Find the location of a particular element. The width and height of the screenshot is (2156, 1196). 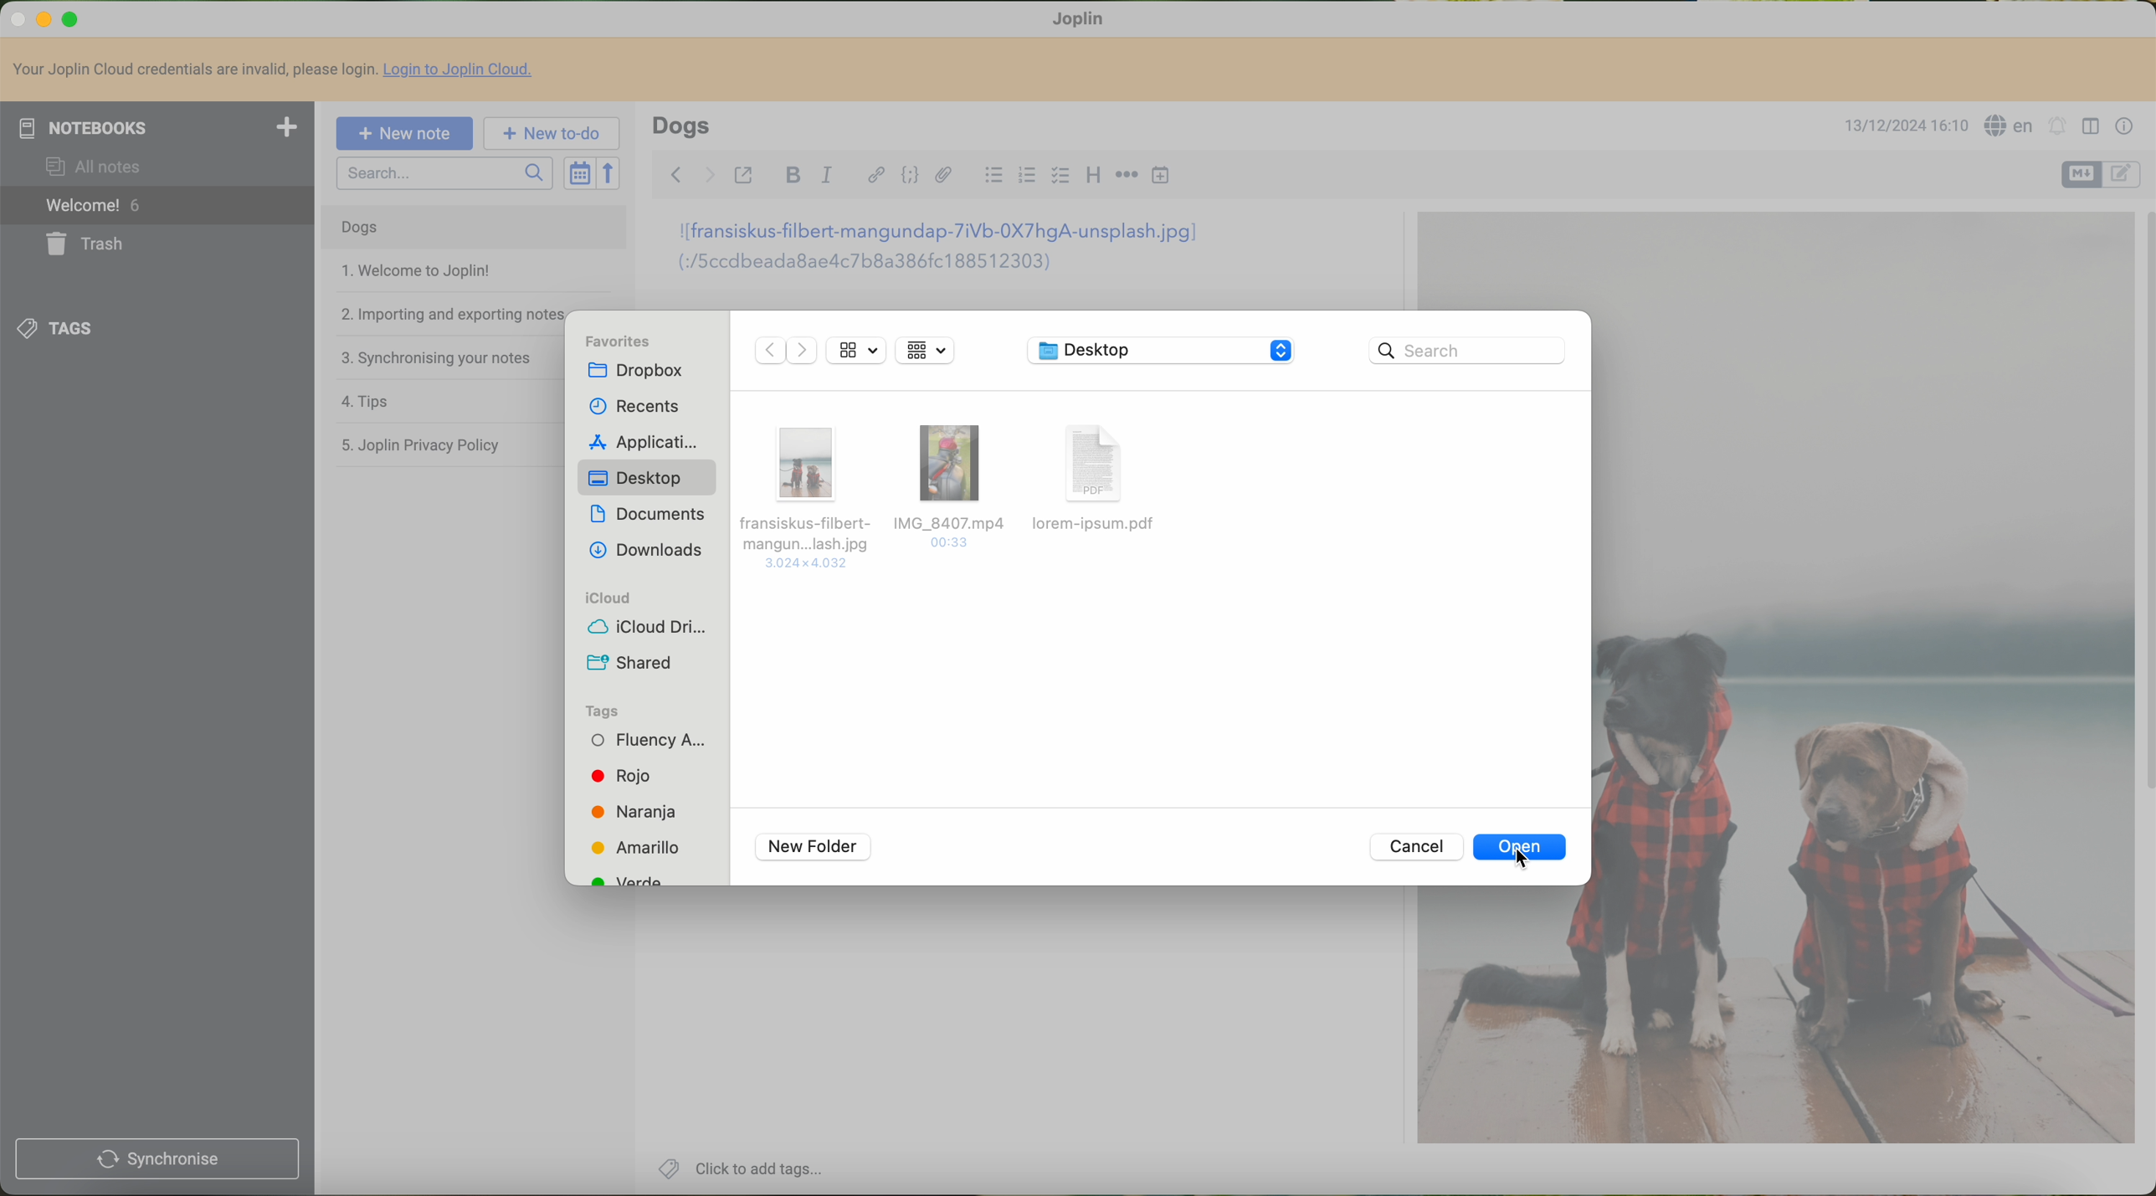

dogs image is located at coordinates (1501, 260).